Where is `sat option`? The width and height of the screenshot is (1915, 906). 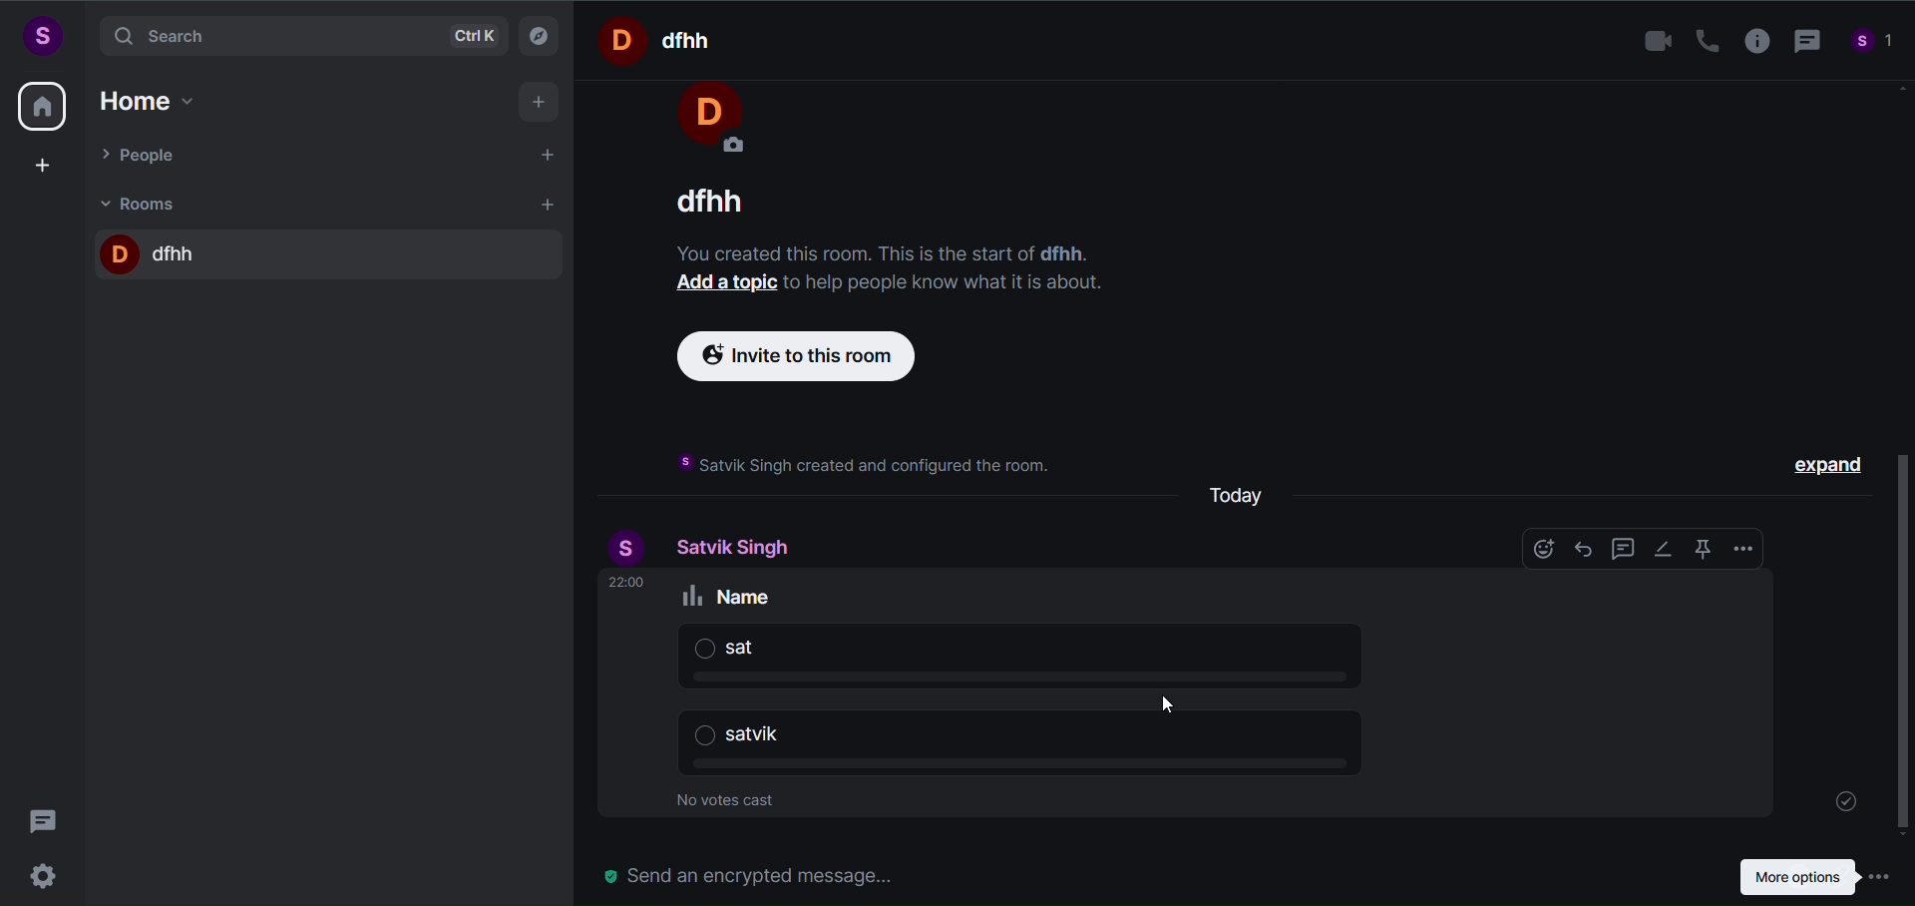
sat option is located at coordinates (1052, 659).